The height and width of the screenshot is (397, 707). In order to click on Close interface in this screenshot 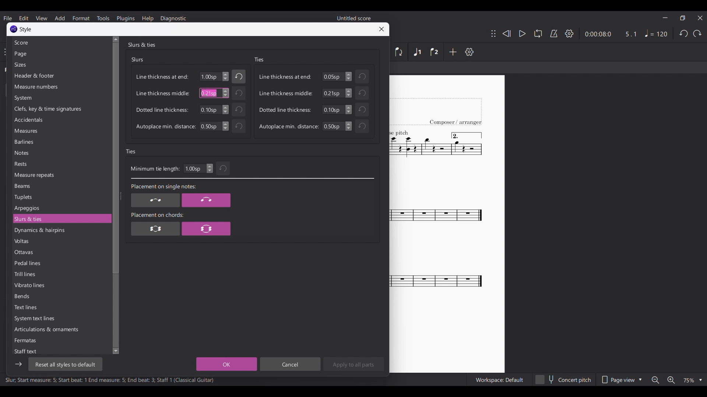, I will do `click(700, 18)`.